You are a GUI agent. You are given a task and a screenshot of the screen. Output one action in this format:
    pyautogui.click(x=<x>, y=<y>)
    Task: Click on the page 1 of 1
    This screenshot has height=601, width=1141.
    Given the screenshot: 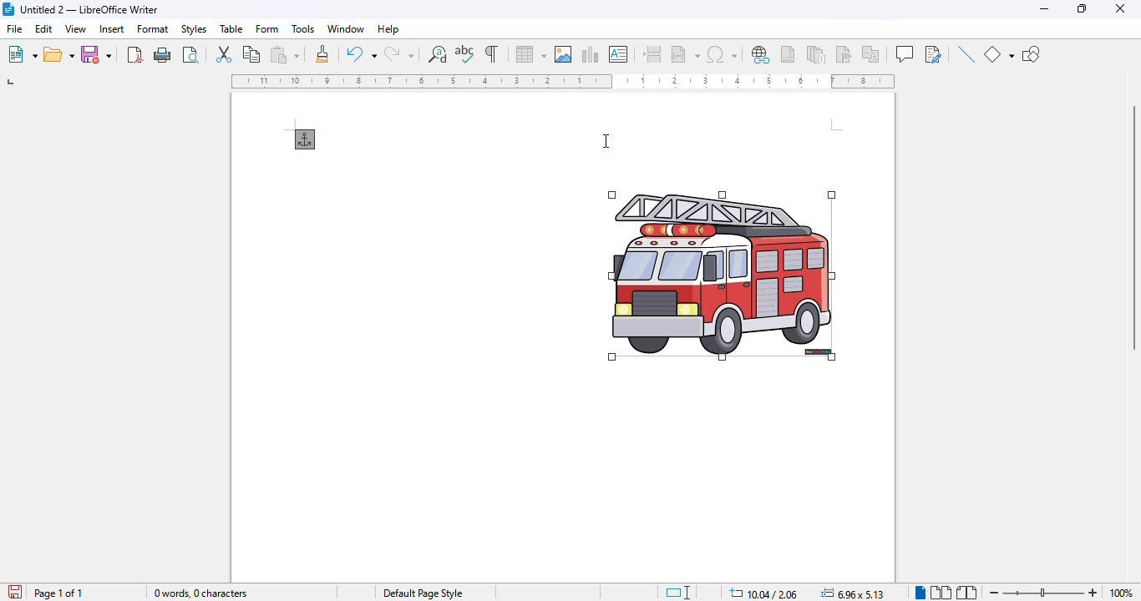 What is the action you would take?
    pyautogui.click(x=58, y=593)
    